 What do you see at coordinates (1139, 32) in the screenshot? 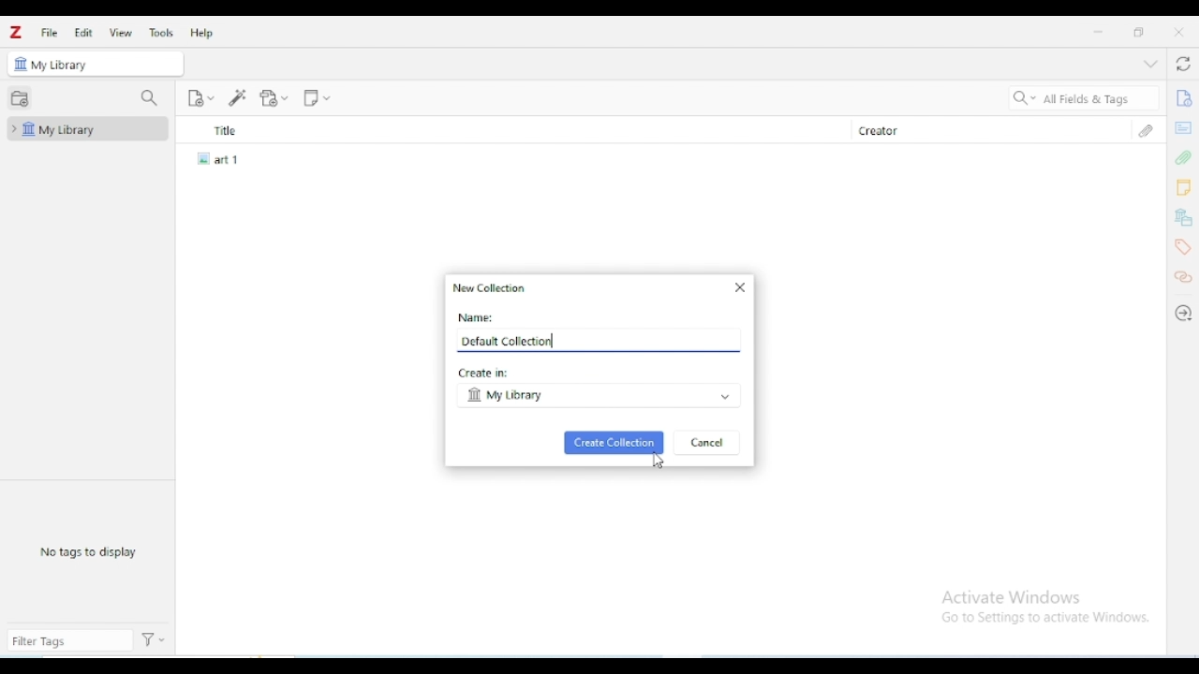
I see `maximize` at bounding box center [1139, 32].